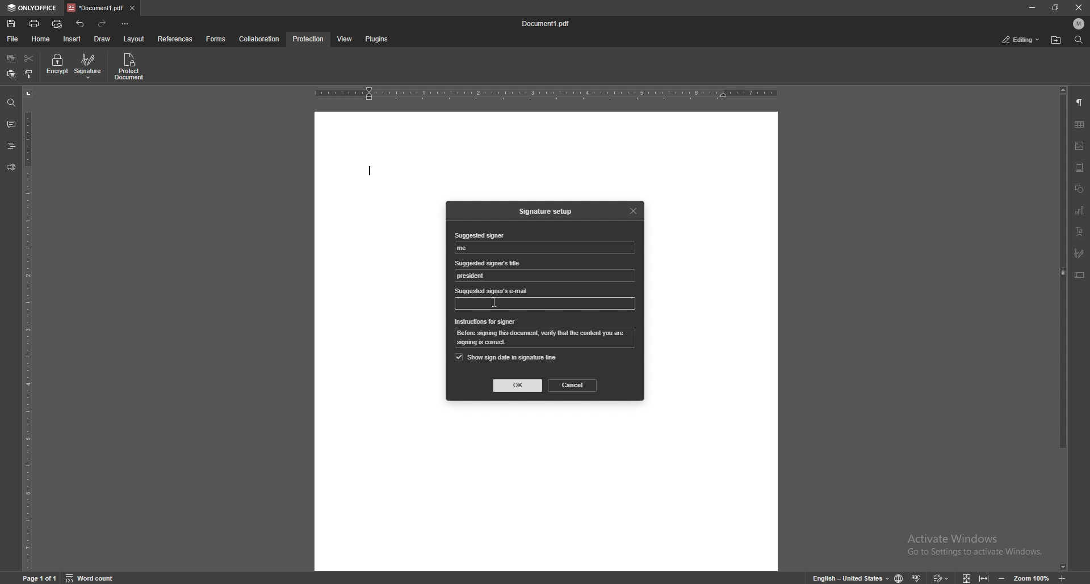  What do you see at coordinates (479, 236) in the screenshot?
I see `suggested signer` at bounding box center [479, 236].